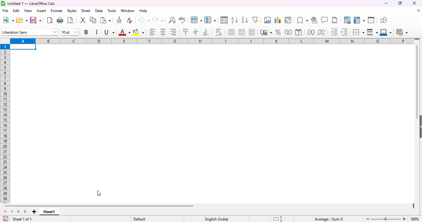 The image size is (422, 222). What do you see at coordinates (417, 82) in the screenshot?
I see `vertical scroll bar` at bounding box center [417, 82].